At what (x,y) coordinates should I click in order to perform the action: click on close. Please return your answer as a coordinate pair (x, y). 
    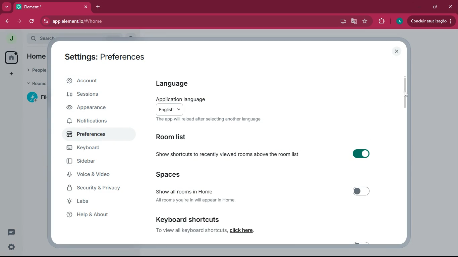
    Looking at the image, I should click on (450, 6).